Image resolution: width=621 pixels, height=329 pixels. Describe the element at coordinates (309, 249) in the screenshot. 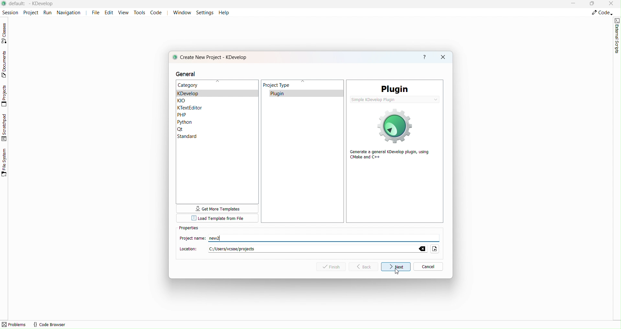

I see `location: ` at that location.